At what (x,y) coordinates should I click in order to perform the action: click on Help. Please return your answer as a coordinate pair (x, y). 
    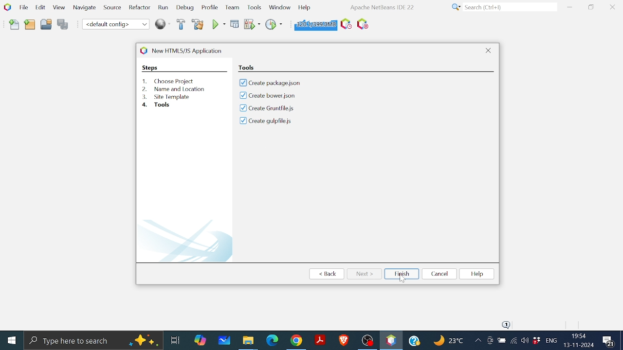
    Looking at the image, I should click on (416, 339).